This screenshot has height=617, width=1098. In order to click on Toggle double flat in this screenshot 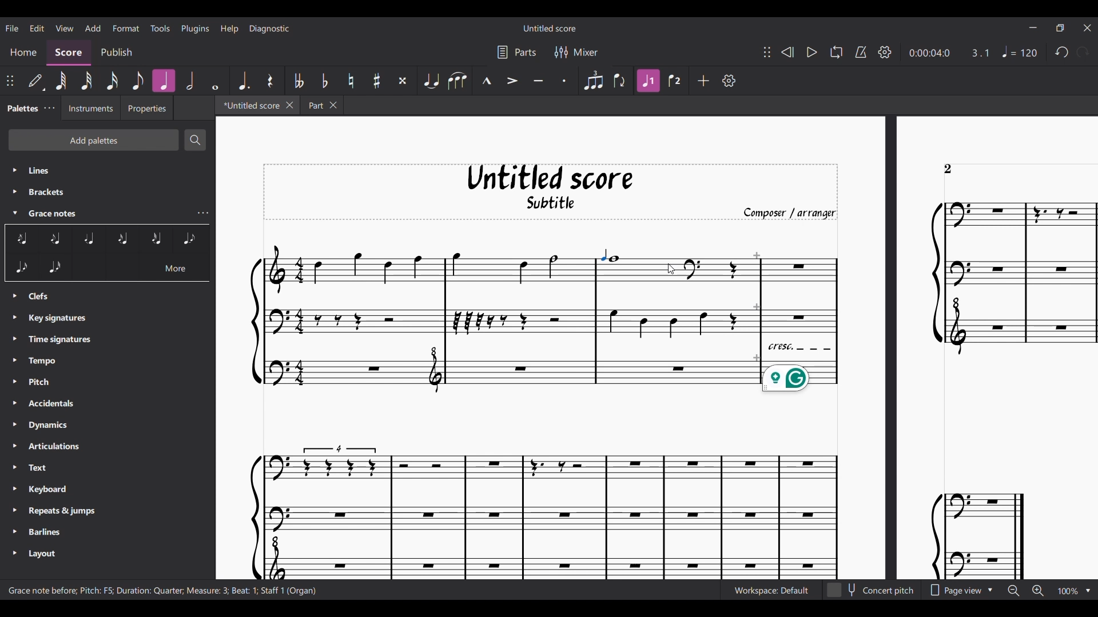, I will do `click(298, 81)`.